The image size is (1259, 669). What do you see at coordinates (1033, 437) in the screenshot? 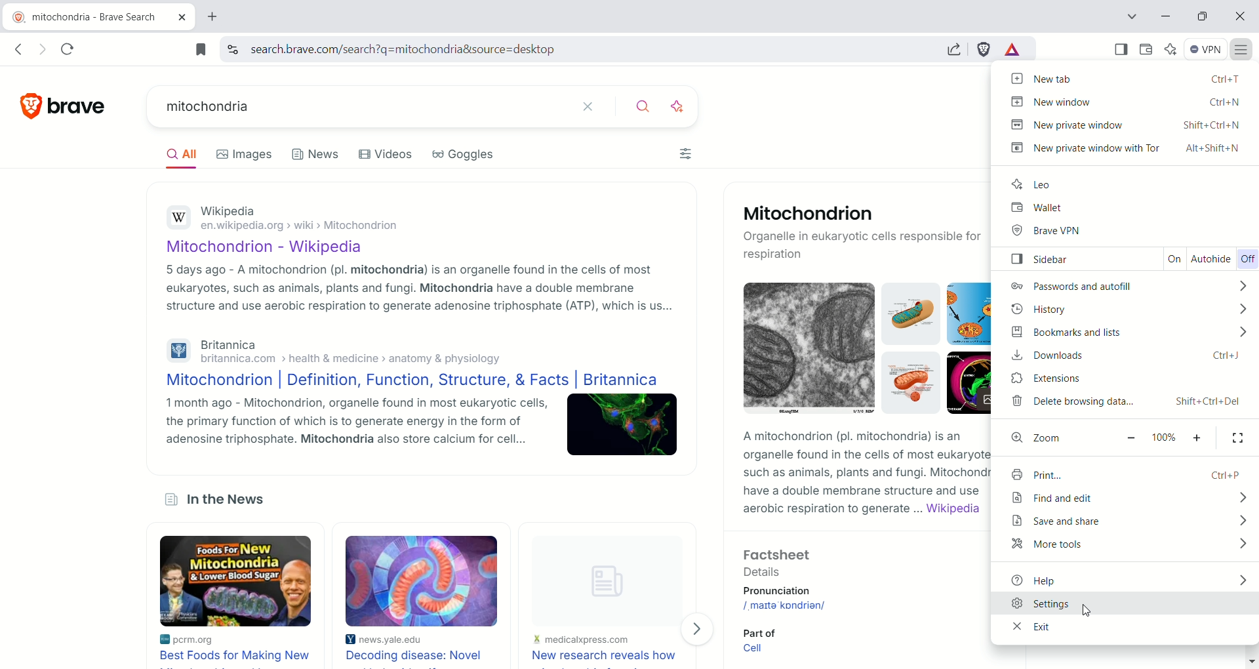
I see `zoom` at bounding box center [1033, 437].